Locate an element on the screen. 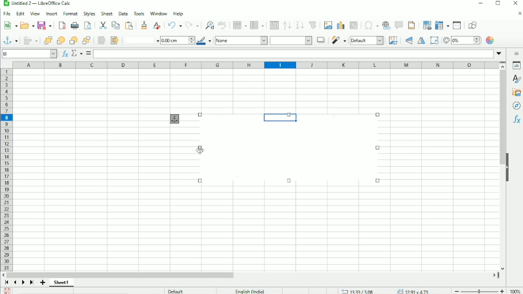  View is located at coordinates (35, 13).